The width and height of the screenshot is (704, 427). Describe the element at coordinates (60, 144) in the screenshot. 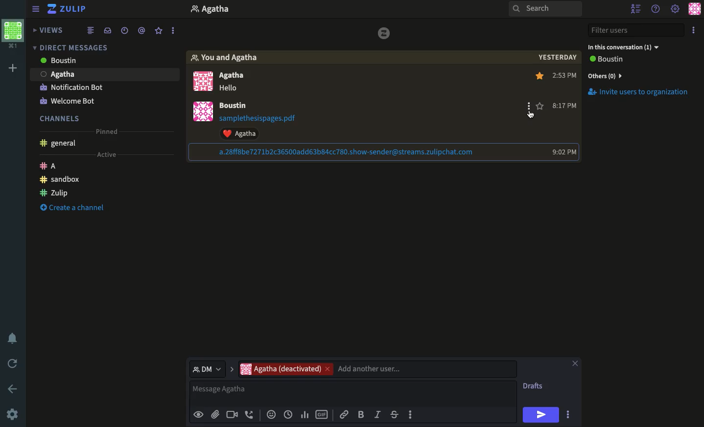

I see `General` at that location.